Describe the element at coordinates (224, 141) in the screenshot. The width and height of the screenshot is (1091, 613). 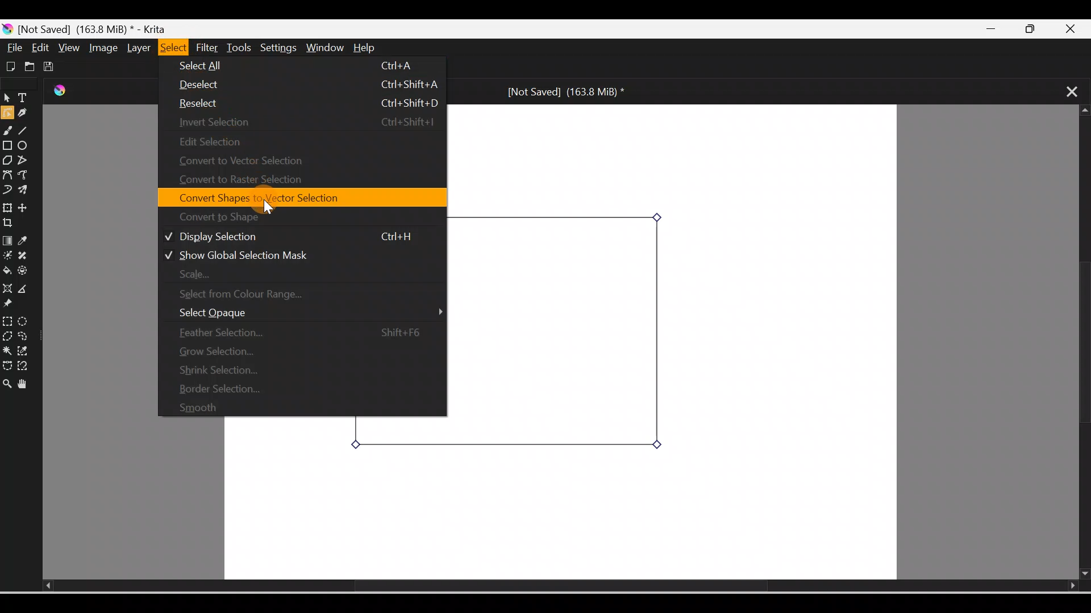
I see `Edit selection` at that location.